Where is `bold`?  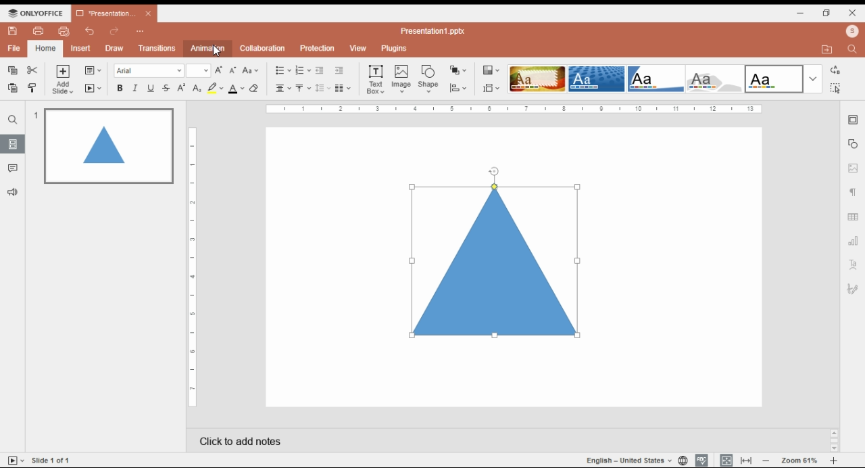
bold is located at coordinates (120, 88).